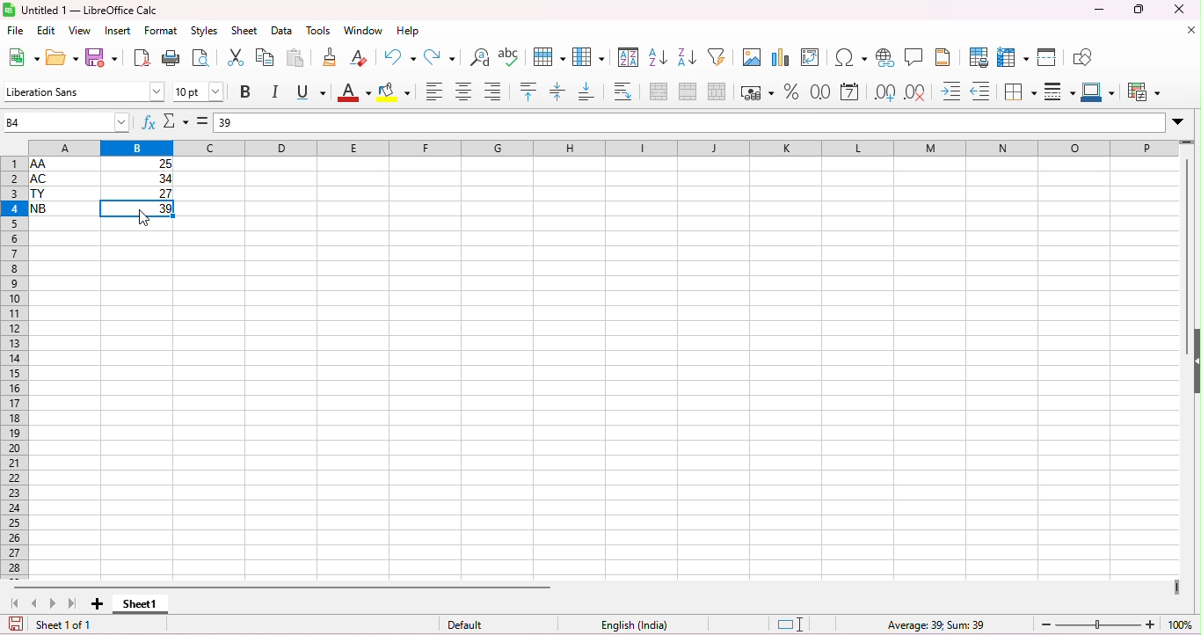 The height and width of the screenshot is (635, 1201). Describe the element at coordinates (720, 56) in the screenshot. I see `filter` at that location.